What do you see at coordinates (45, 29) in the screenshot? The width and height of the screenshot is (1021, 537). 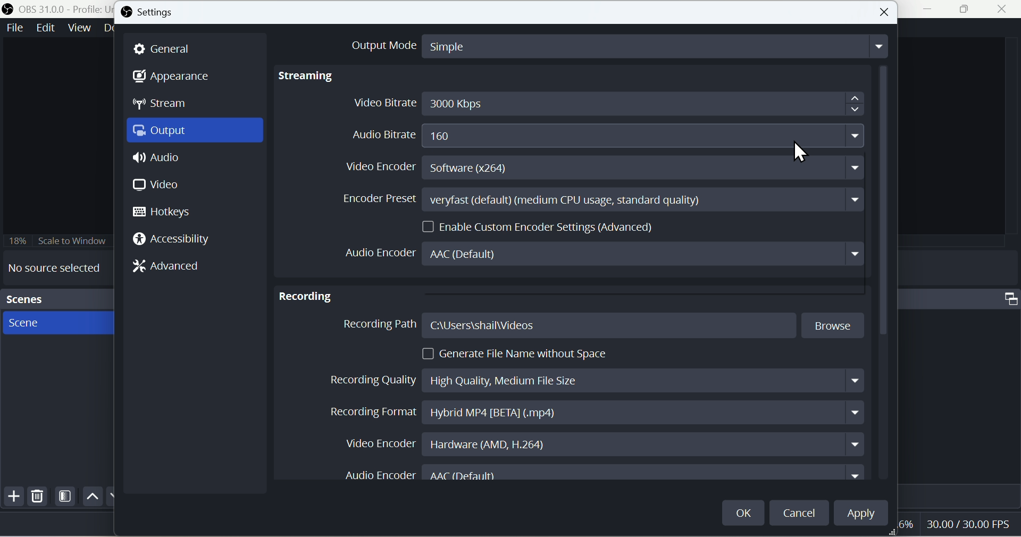 I see `Edit` at bounding box center [45, 29].